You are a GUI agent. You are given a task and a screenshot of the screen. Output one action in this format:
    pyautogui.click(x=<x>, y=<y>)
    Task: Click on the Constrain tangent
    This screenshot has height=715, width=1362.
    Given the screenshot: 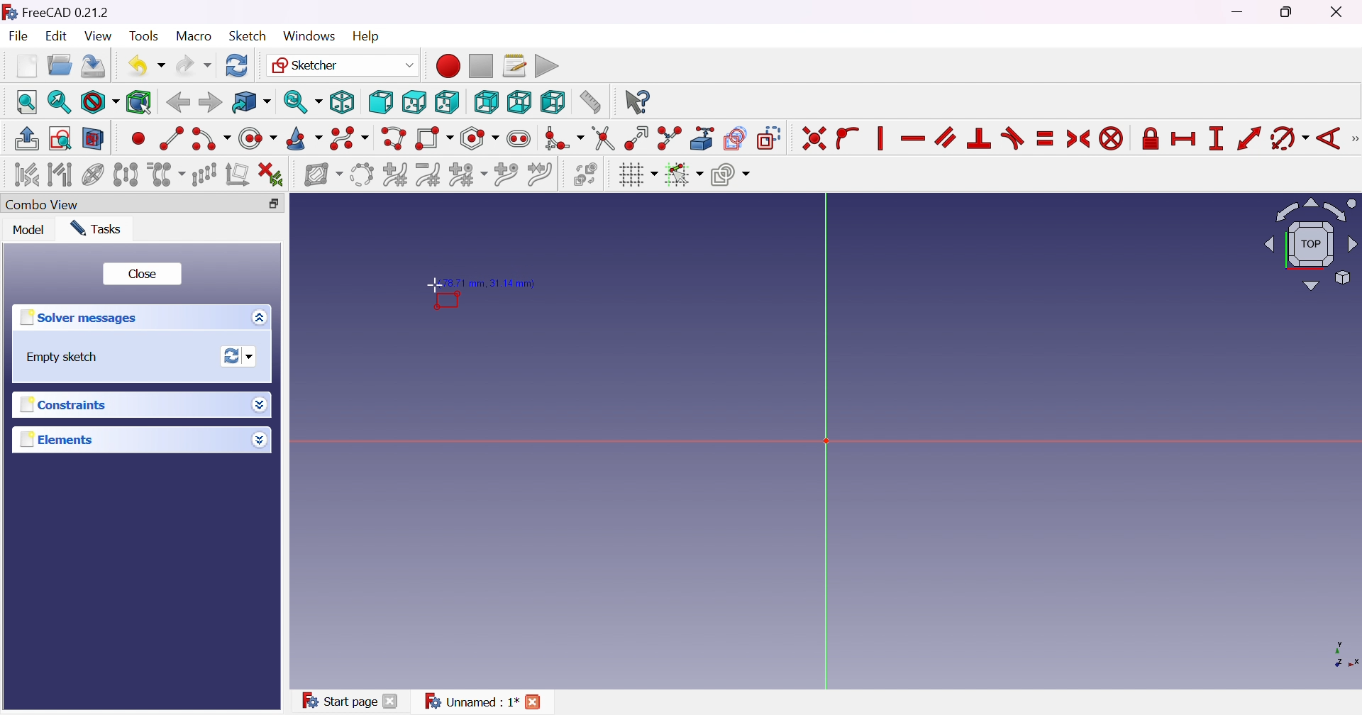 What is the action you would take?
    pyautogui.click(x=1012, y=139)
    